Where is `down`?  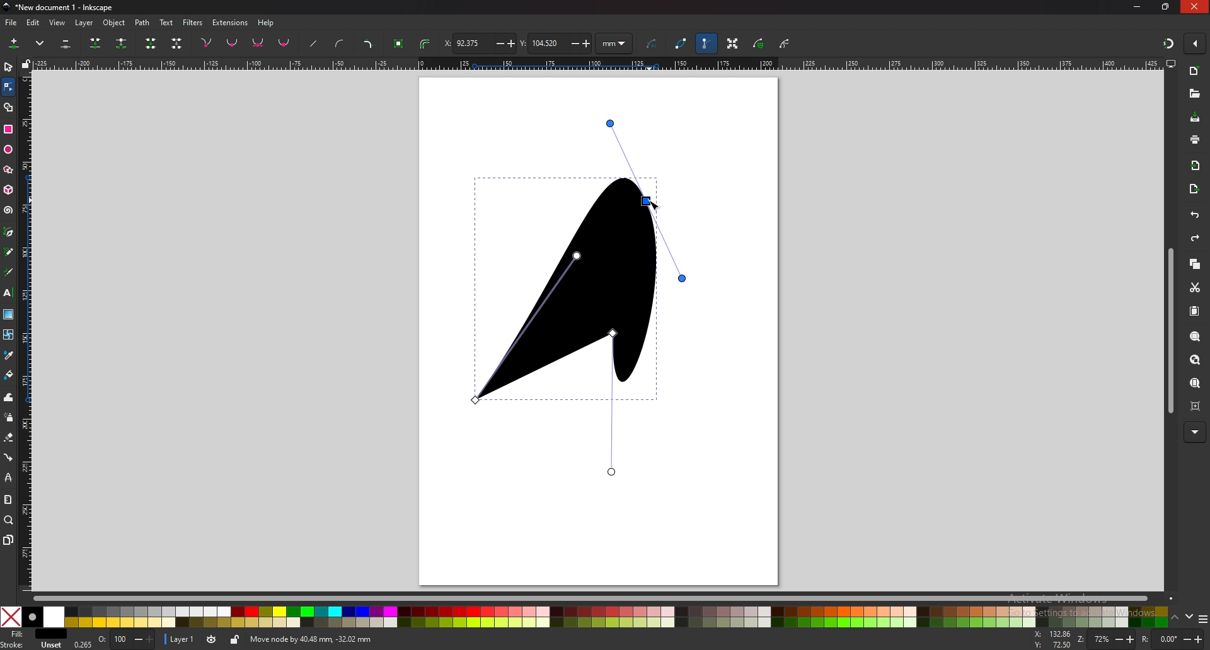
down is located at coordinates (1190, 617).